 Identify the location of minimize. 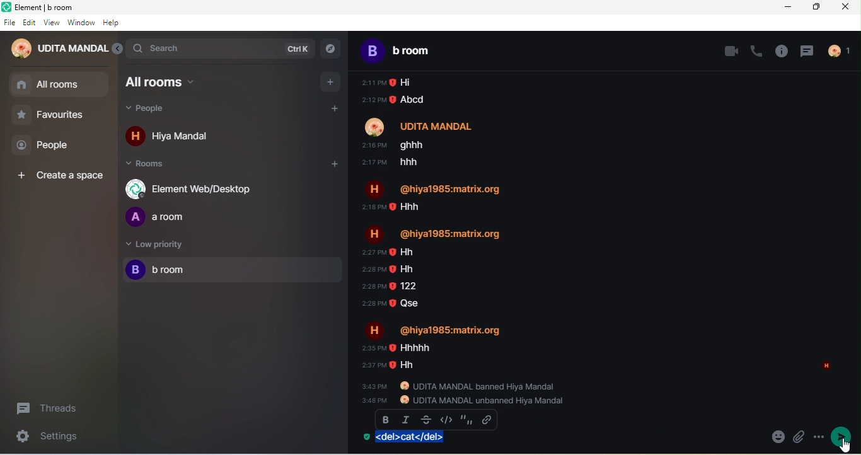
(785, 9).